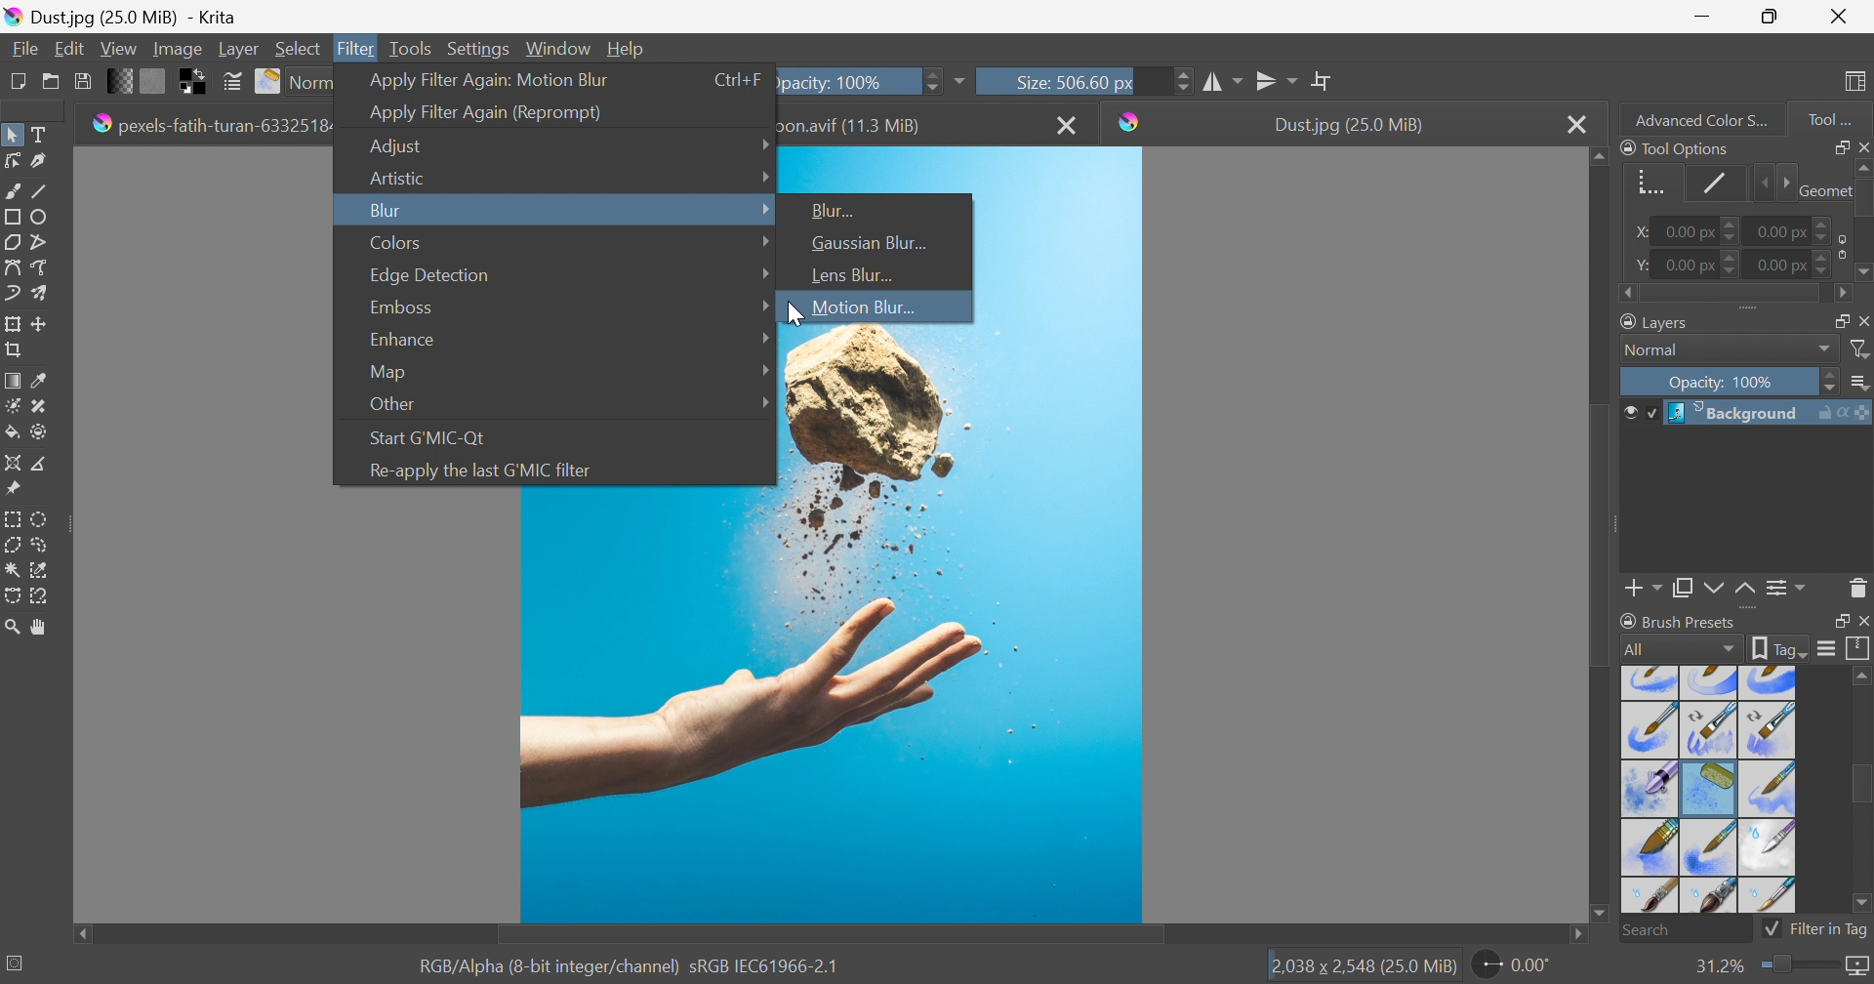 The image size is (1874, 984). What do you see at coordinates (402, 146) in the screenshot?
I see `Adjust` at bounding box center [402, 146].